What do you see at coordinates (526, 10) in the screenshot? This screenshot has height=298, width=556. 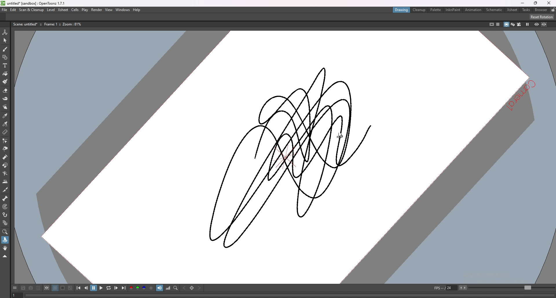 I see `tasks` at bounding box center [526, 10].